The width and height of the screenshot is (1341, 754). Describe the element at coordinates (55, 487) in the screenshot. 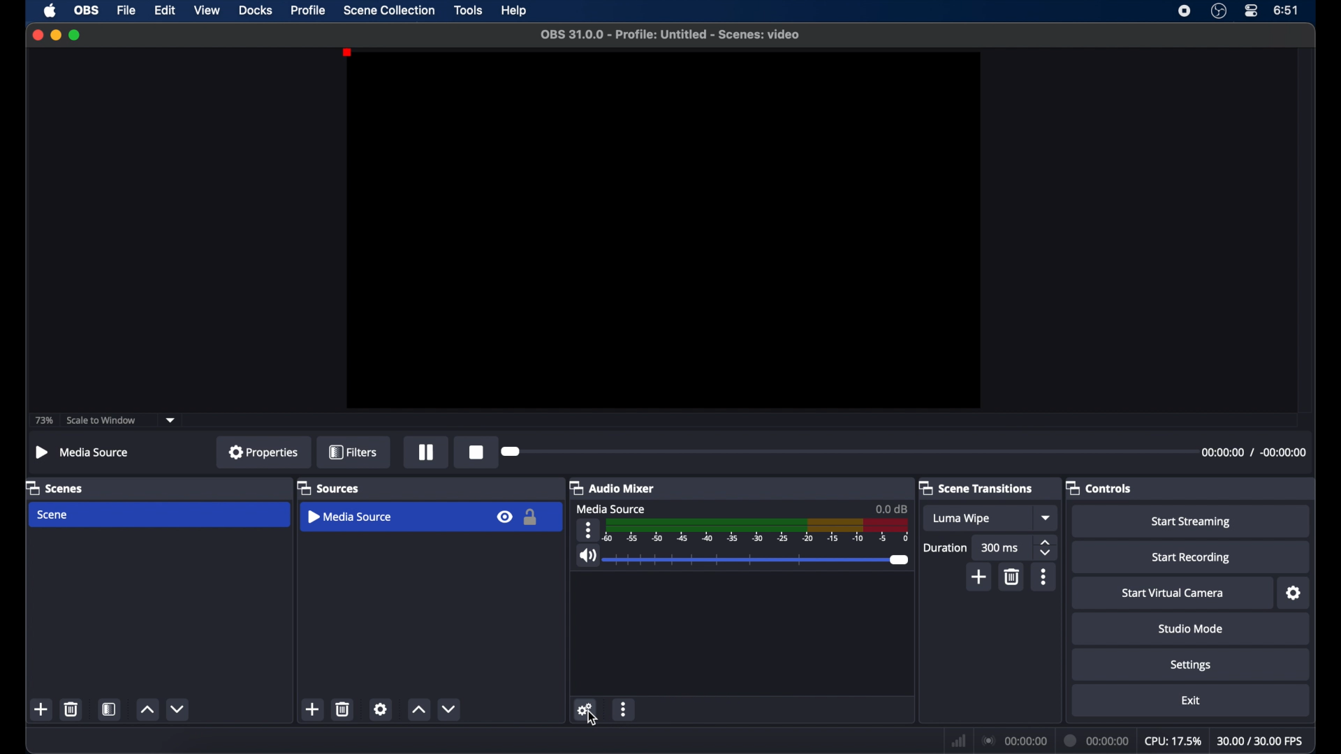

I see `scenes` at that location.